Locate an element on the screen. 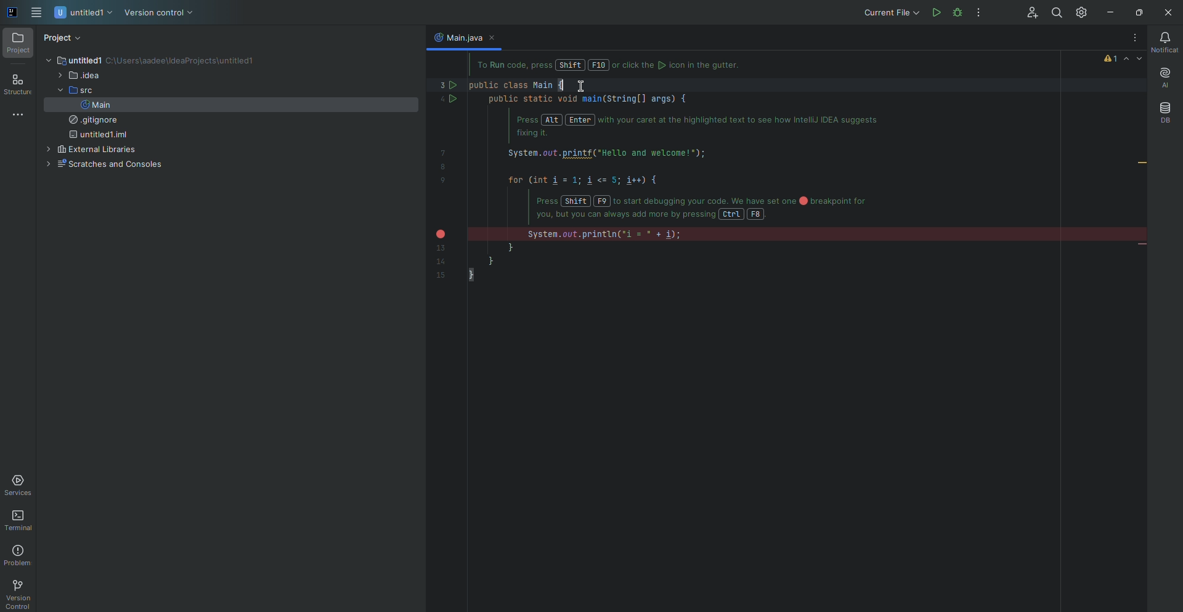 Image resolution: width=1183 pixels, height=612 pixels. External Libraries is located at coordinates (89, 150).